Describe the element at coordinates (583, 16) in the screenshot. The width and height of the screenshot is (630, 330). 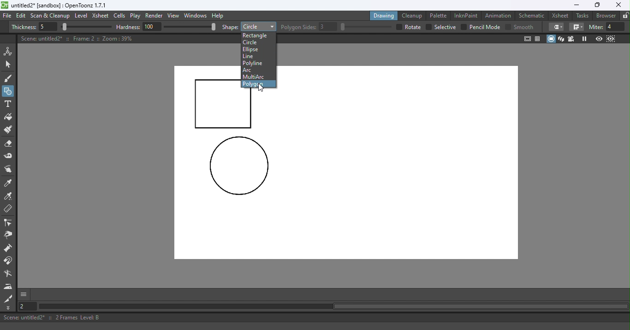
I see `Tasks` at that location.